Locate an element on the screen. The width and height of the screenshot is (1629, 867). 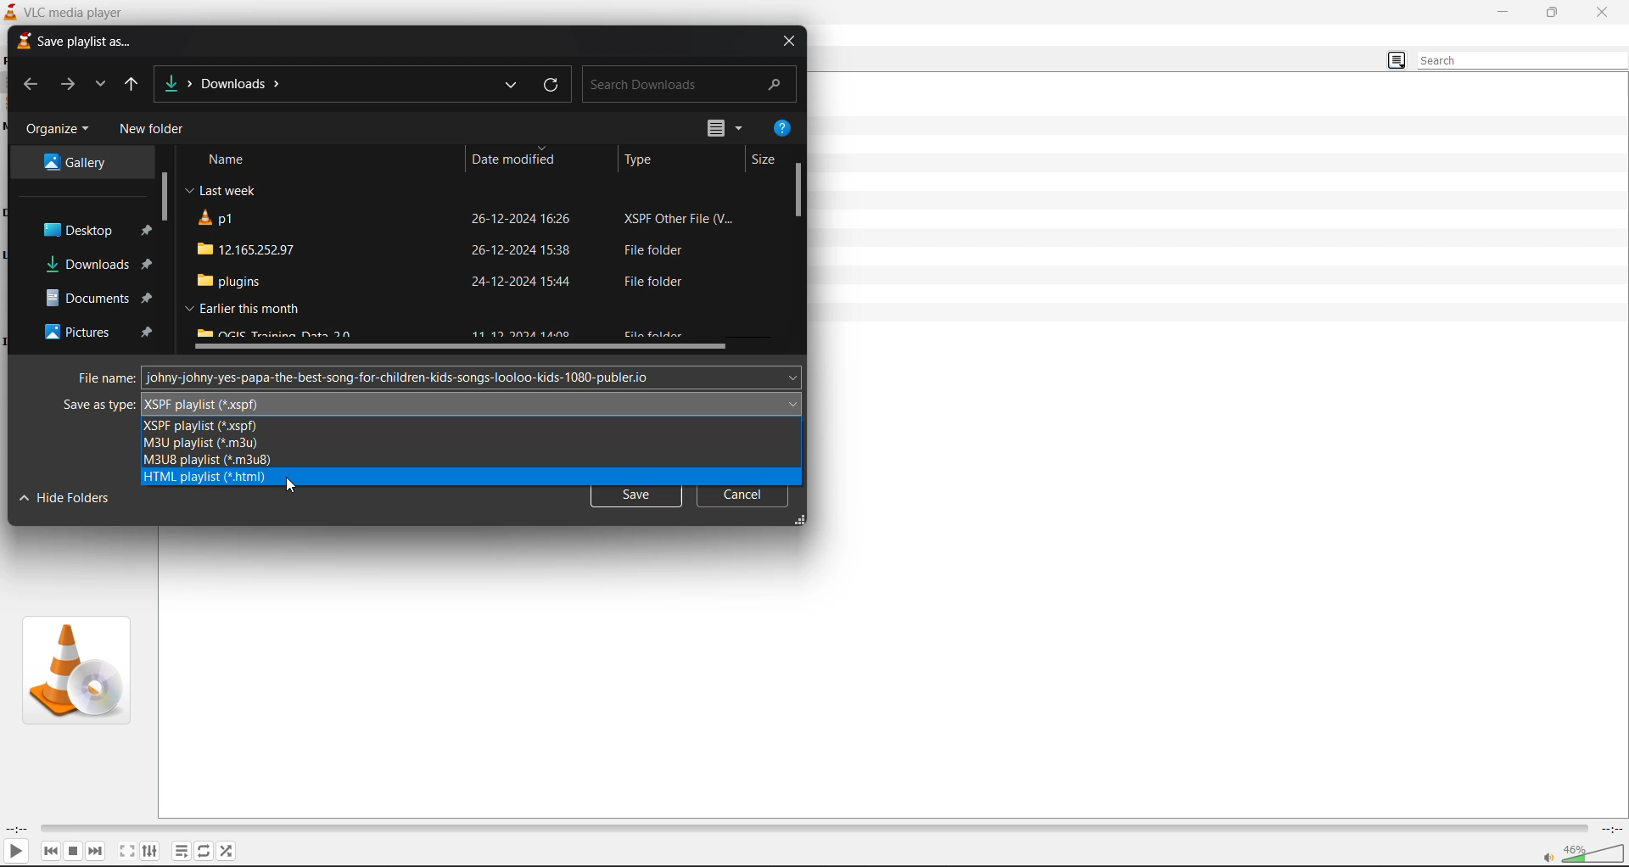
new folder is located at coordinates (150, 130).